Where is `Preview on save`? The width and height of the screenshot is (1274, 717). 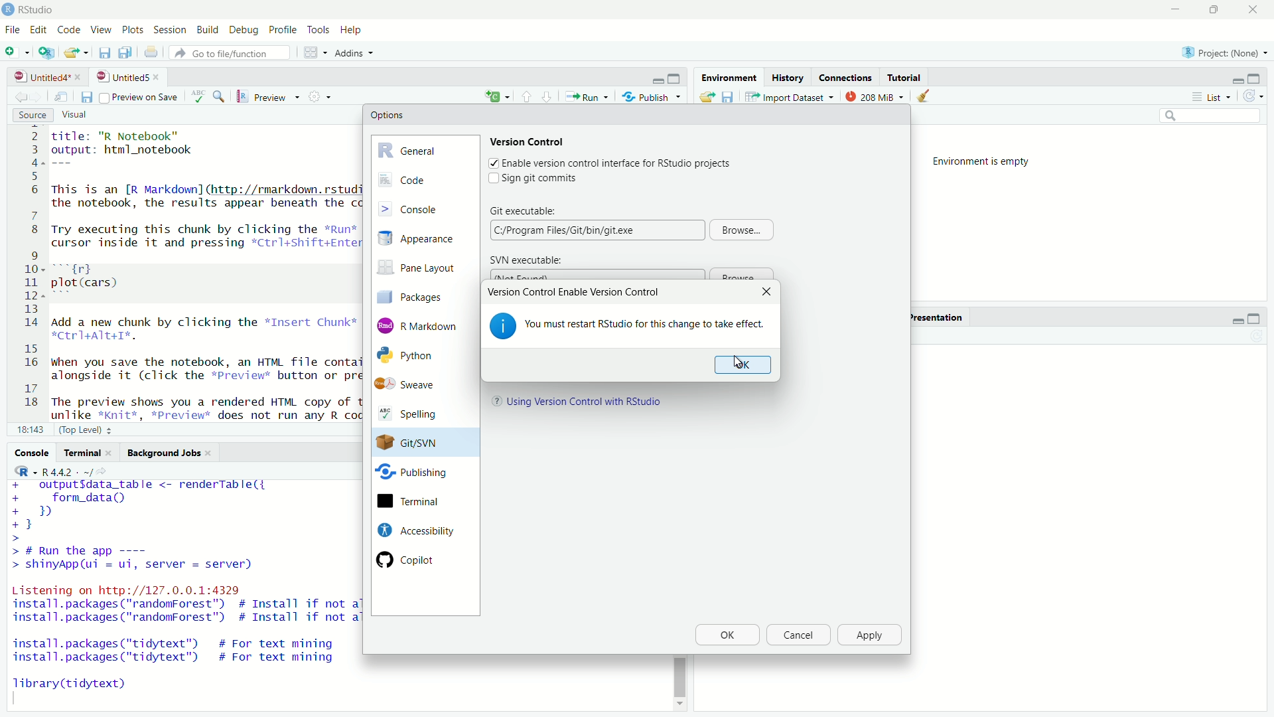
Preview on save is located at coordinates (138, 97).